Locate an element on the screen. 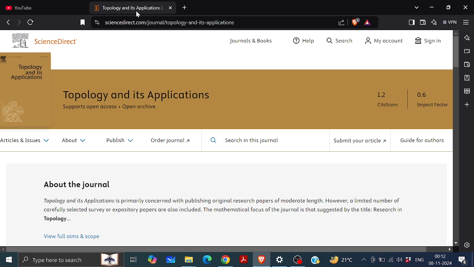  Web address of the current page is located at coordinates (172, 23).